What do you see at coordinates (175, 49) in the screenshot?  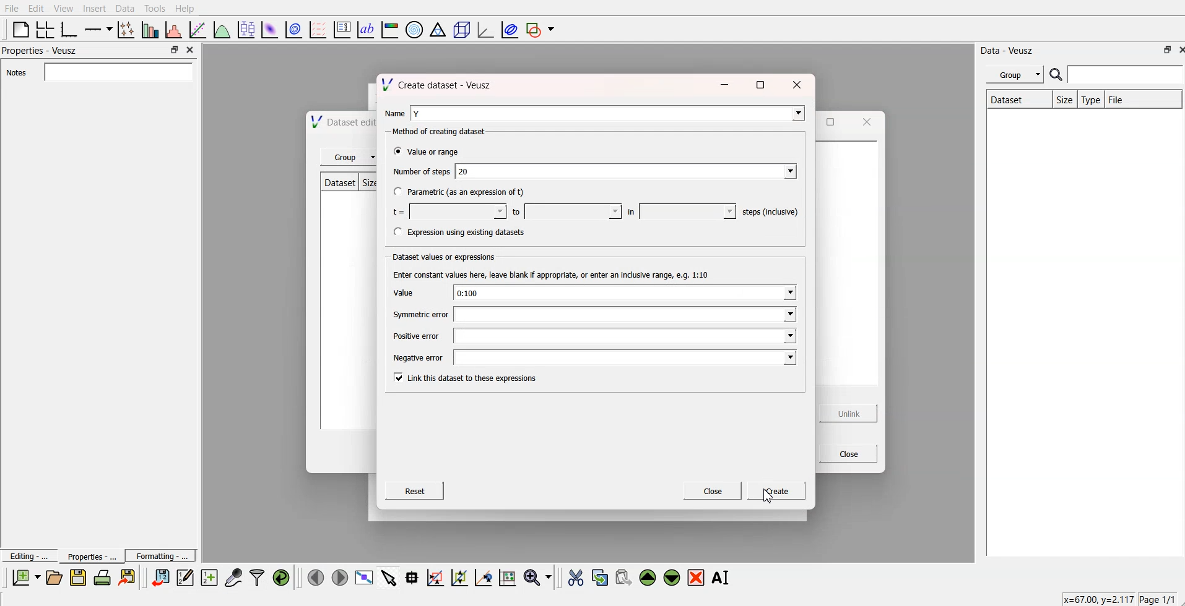 I see `Min/Max` at bounding box center [175, 49].